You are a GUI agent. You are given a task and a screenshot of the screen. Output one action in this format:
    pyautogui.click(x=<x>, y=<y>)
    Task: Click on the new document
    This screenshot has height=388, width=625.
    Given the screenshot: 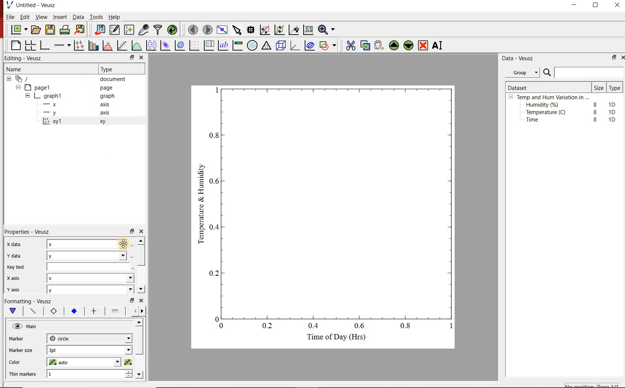 What is the action you would take?
    pyautogui.click(x=18, y=30)
    